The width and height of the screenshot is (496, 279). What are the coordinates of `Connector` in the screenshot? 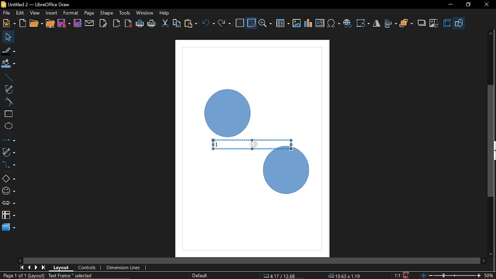 It's located at (9, 164).